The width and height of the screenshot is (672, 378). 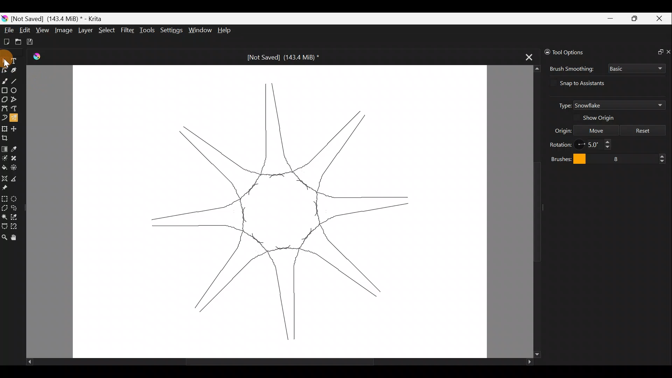 I want to click on Brushes, so click(x=566, y=158).